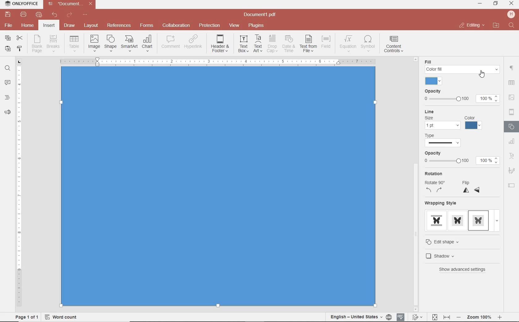 The width and height of the screenshot is (519, 322). I want to click on ROTATION, so click(435, 183).